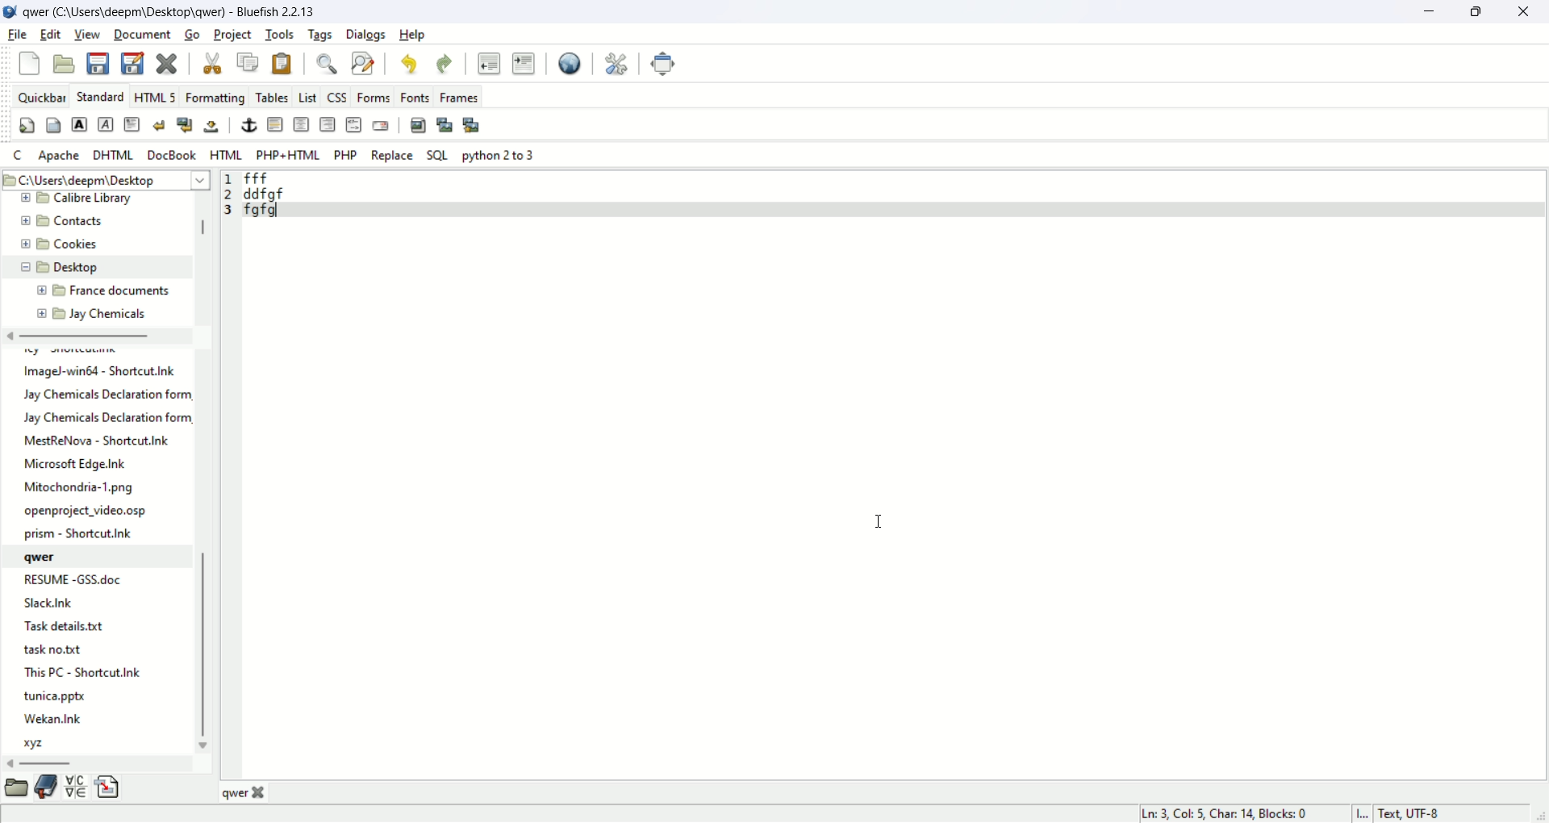  Describe the element at coordinates (1426, 12) in the screenshot. I see `minimize` at that location.